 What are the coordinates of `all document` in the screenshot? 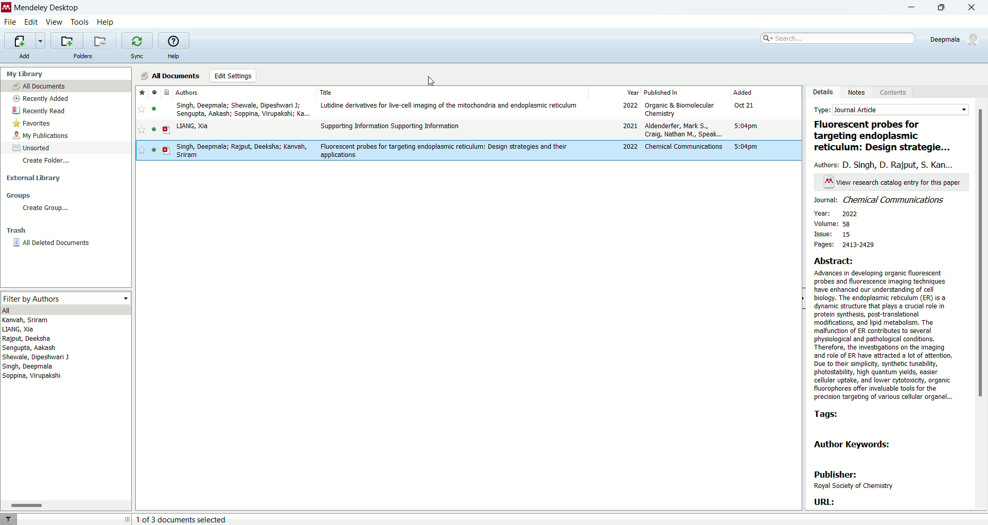 It's located at (66, 86).